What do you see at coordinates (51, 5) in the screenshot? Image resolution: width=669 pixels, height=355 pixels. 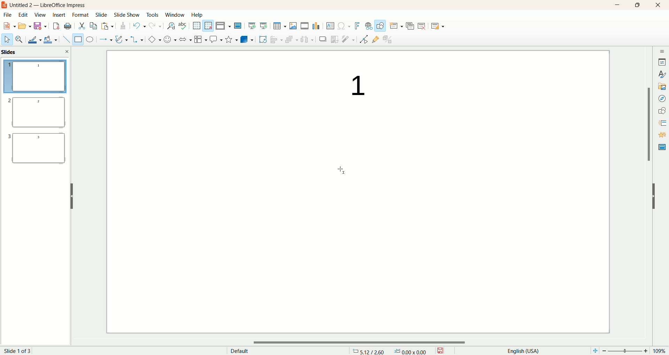 I see `title` at bounding box center [51, 5].